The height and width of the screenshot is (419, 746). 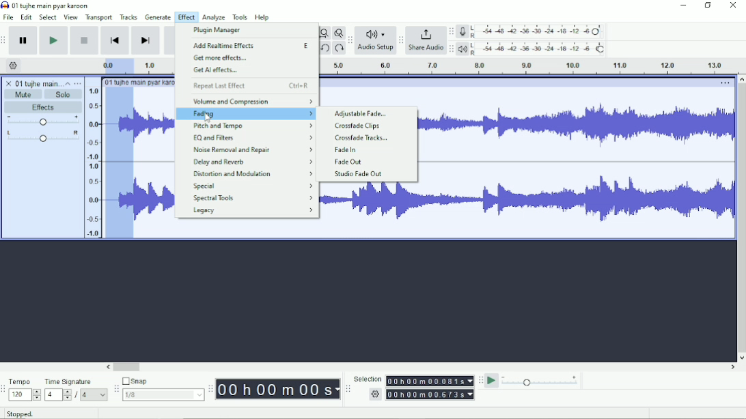 I want to click on Tempo Range, so click(x=25, y=394).